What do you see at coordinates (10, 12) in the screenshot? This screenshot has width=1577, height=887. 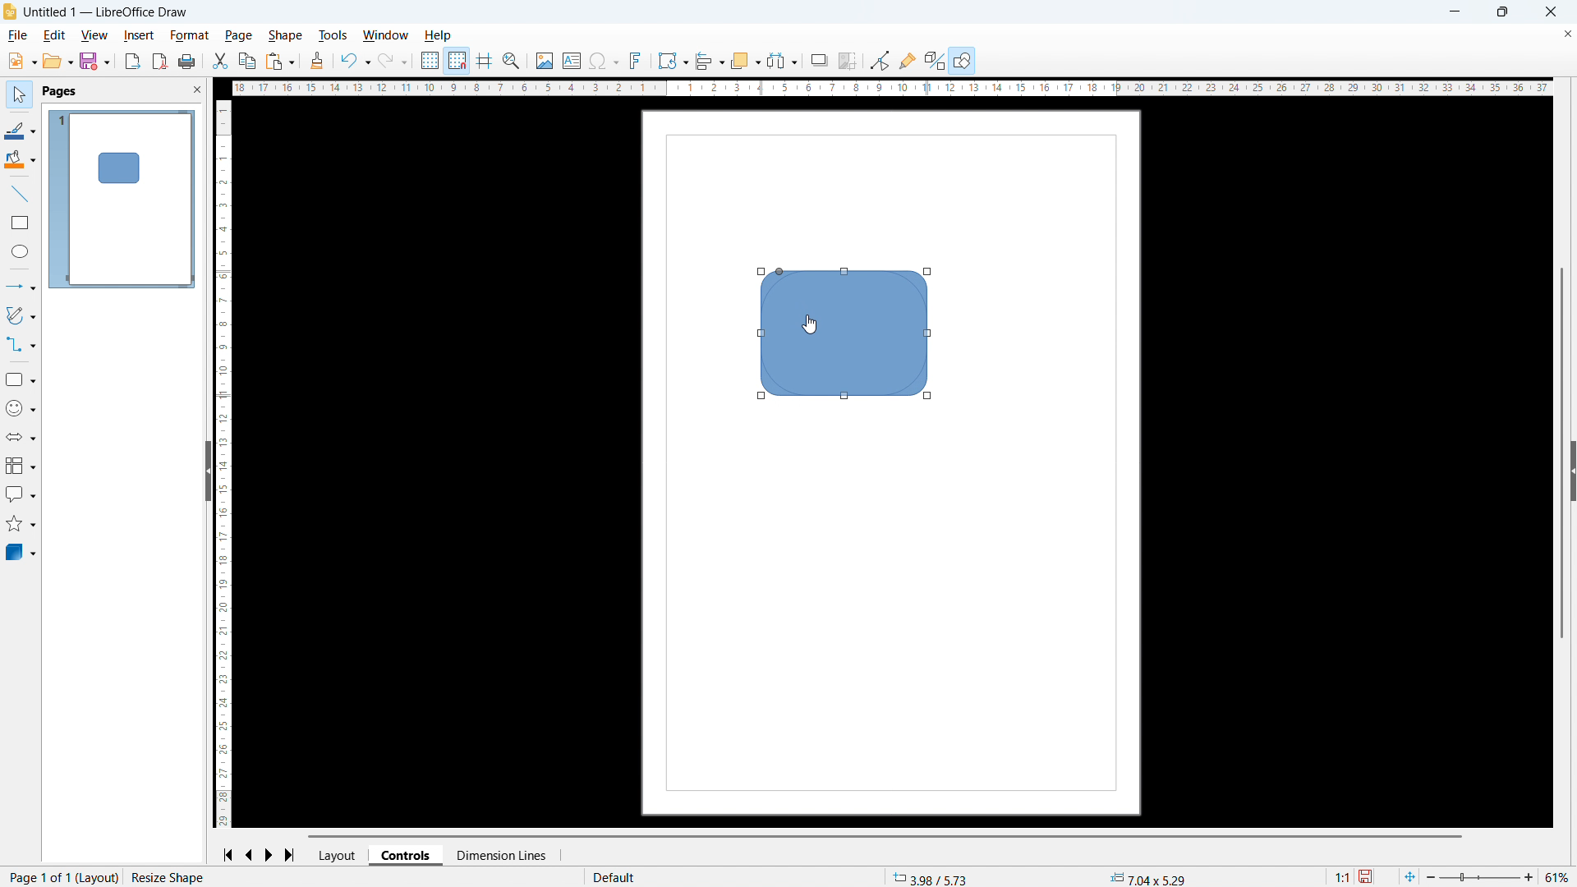 I see `Logo ` at bounding box center [10, 12].